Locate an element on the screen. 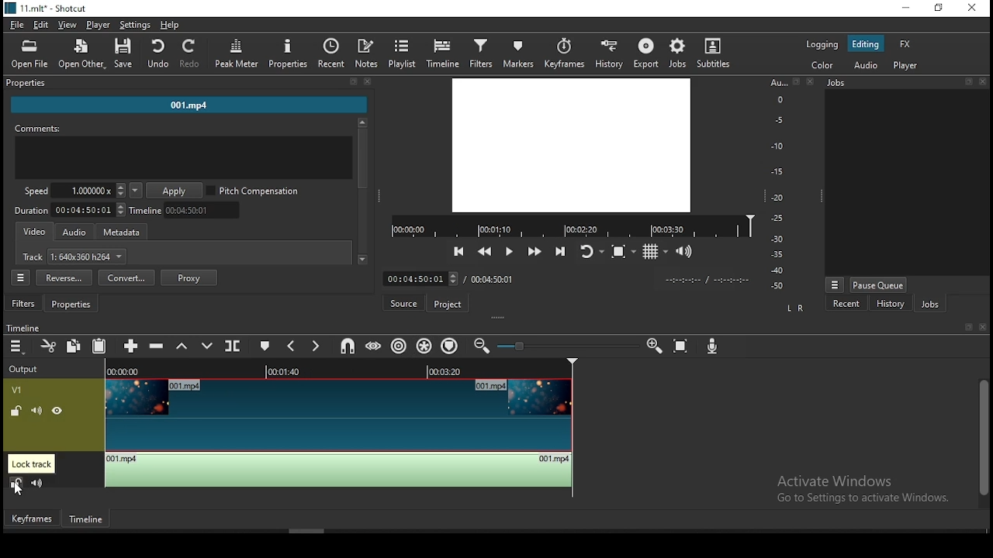 This screenshot has width=993, height=558. peak meter is located at coordinates (235, 53).